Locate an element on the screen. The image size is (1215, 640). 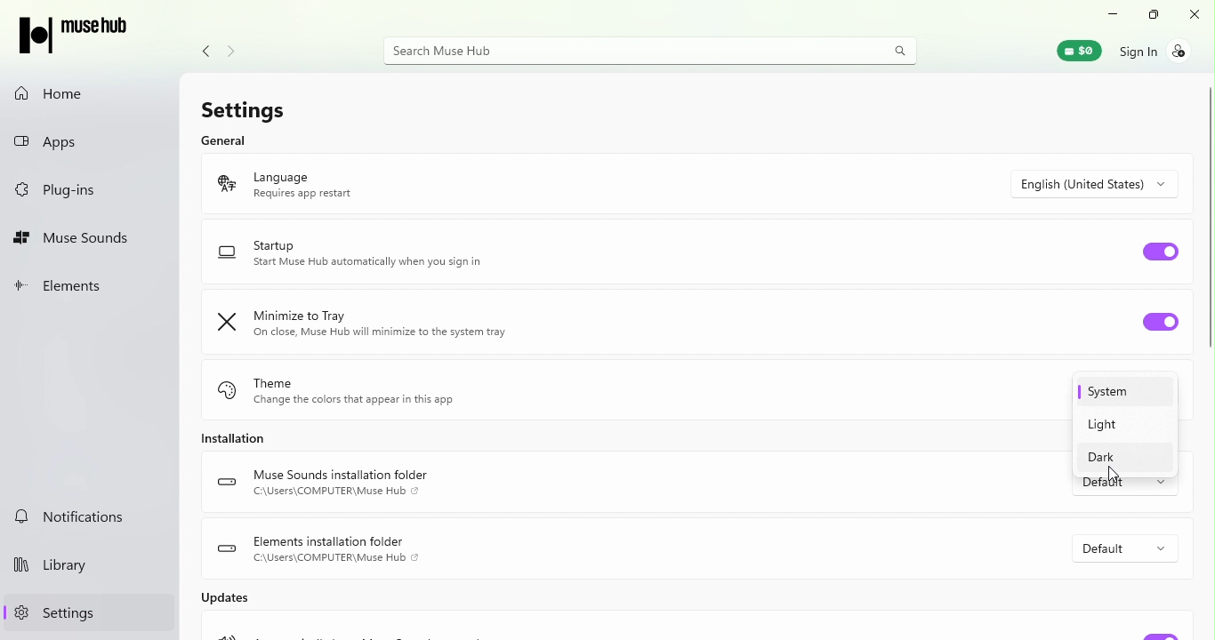
language logo is located at coordinates (223, 186).